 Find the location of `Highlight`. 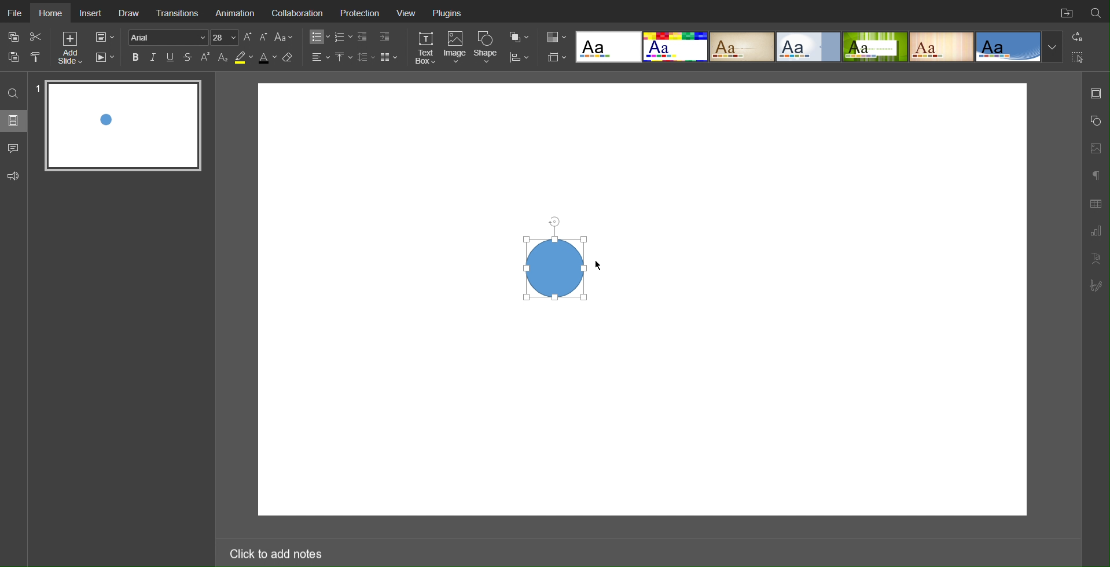

Highlight is located at coordinates (243, 58).